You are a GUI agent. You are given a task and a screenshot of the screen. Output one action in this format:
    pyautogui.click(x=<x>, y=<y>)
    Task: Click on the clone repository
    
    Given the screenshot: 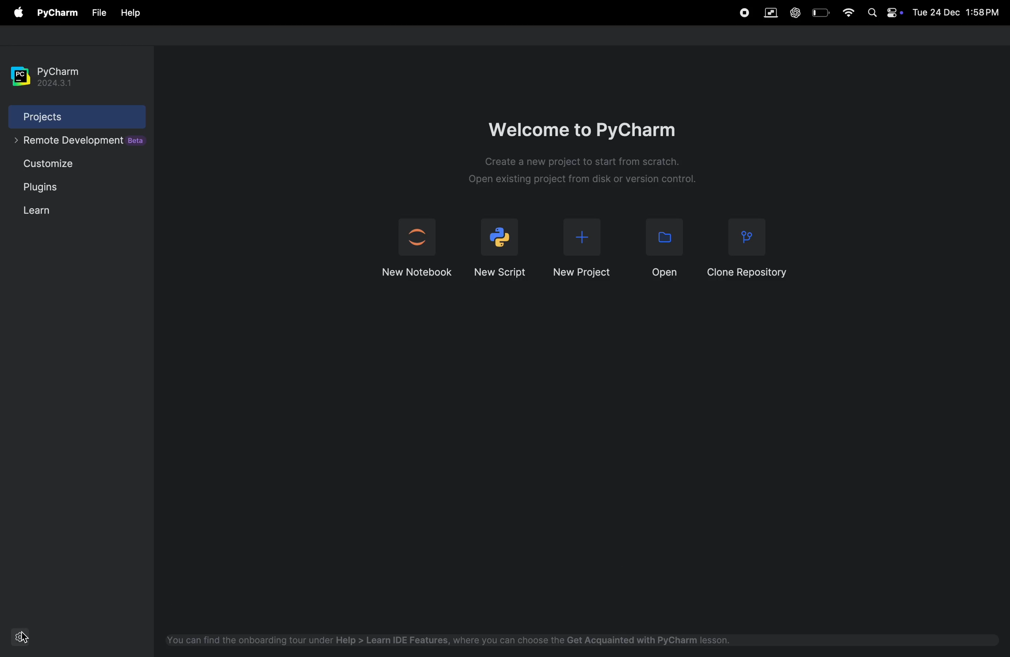 What is the action you would take?
    pyautogui.click(x=749, y=247)
    